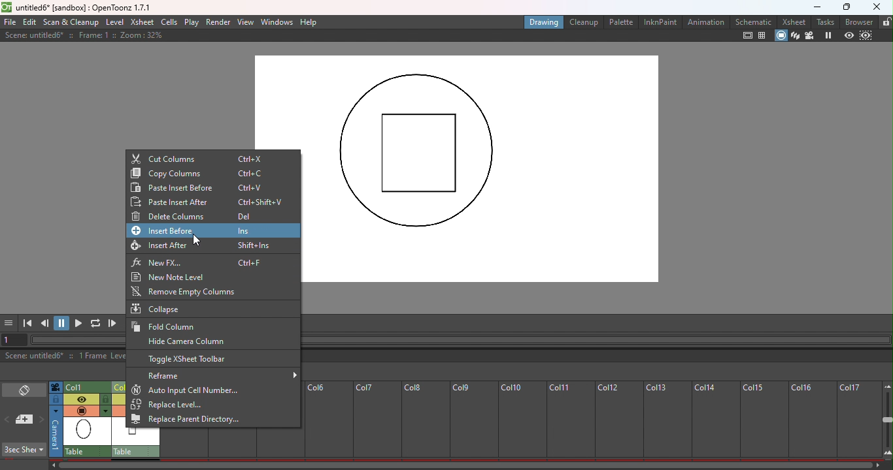 The width and height of the screenshot is (893, 470). I want to click on File, so click(10, 22).